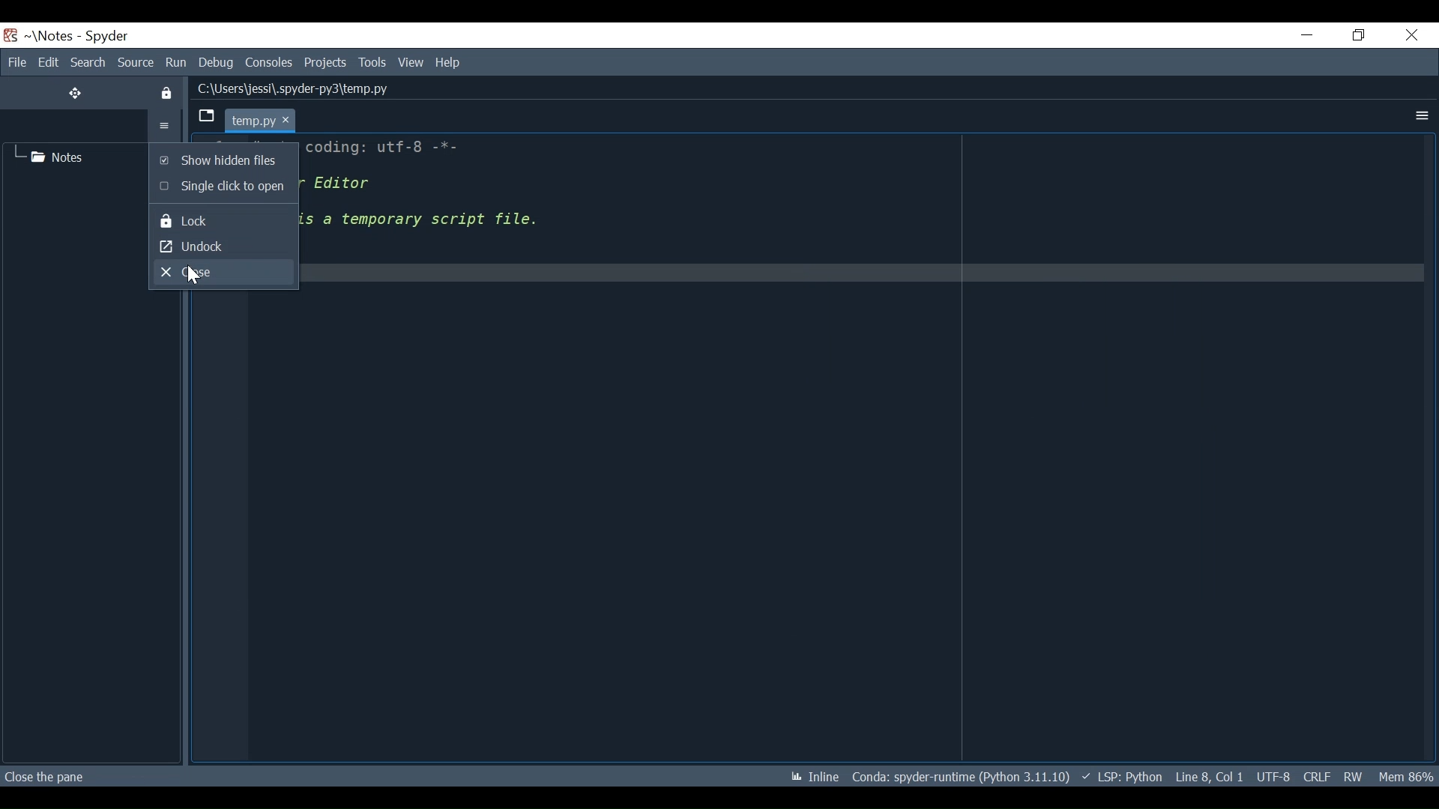  What do you see at coordinates (816, 777) in the screenshot?
I see `Toggle between inline and interactive Matplotlib plotting` at bounding box center [816, 777].